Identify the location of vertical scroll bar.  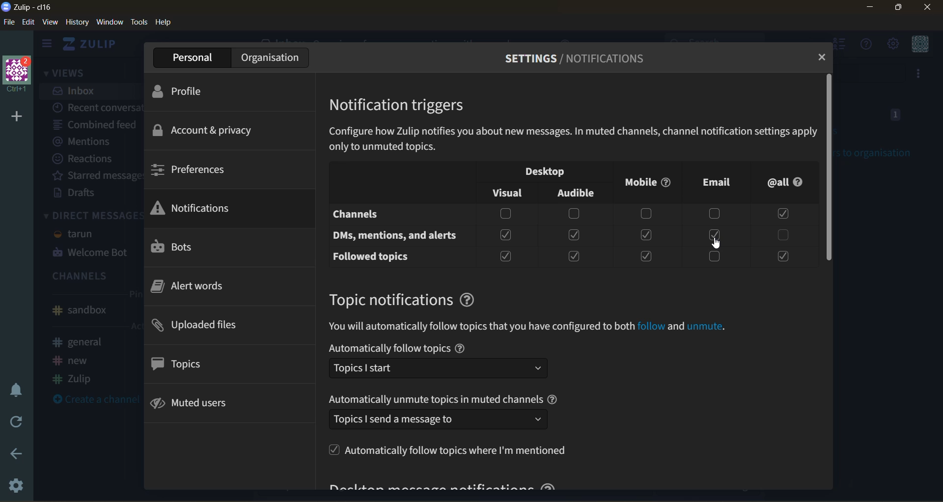
(830, 167).